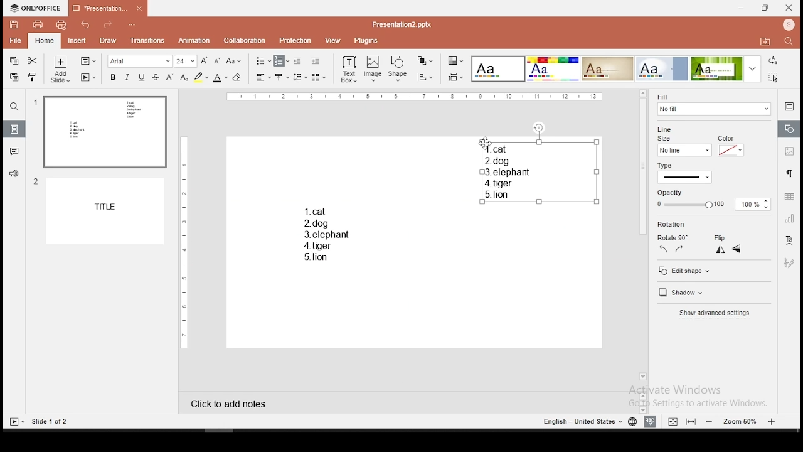 This screenshot has width=803, height=452. I want to click on text art tool, so click(790, 242).